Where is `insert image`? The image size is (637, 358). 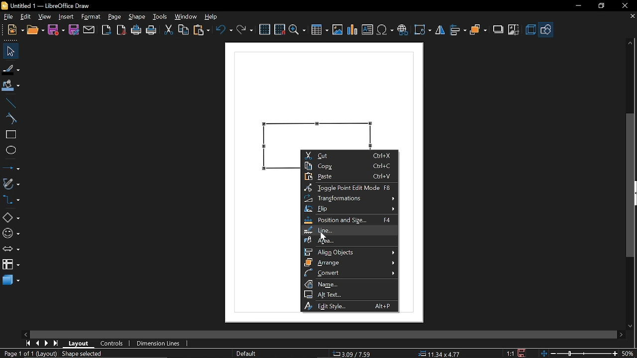
insert image is located at coordinates (337, 29).